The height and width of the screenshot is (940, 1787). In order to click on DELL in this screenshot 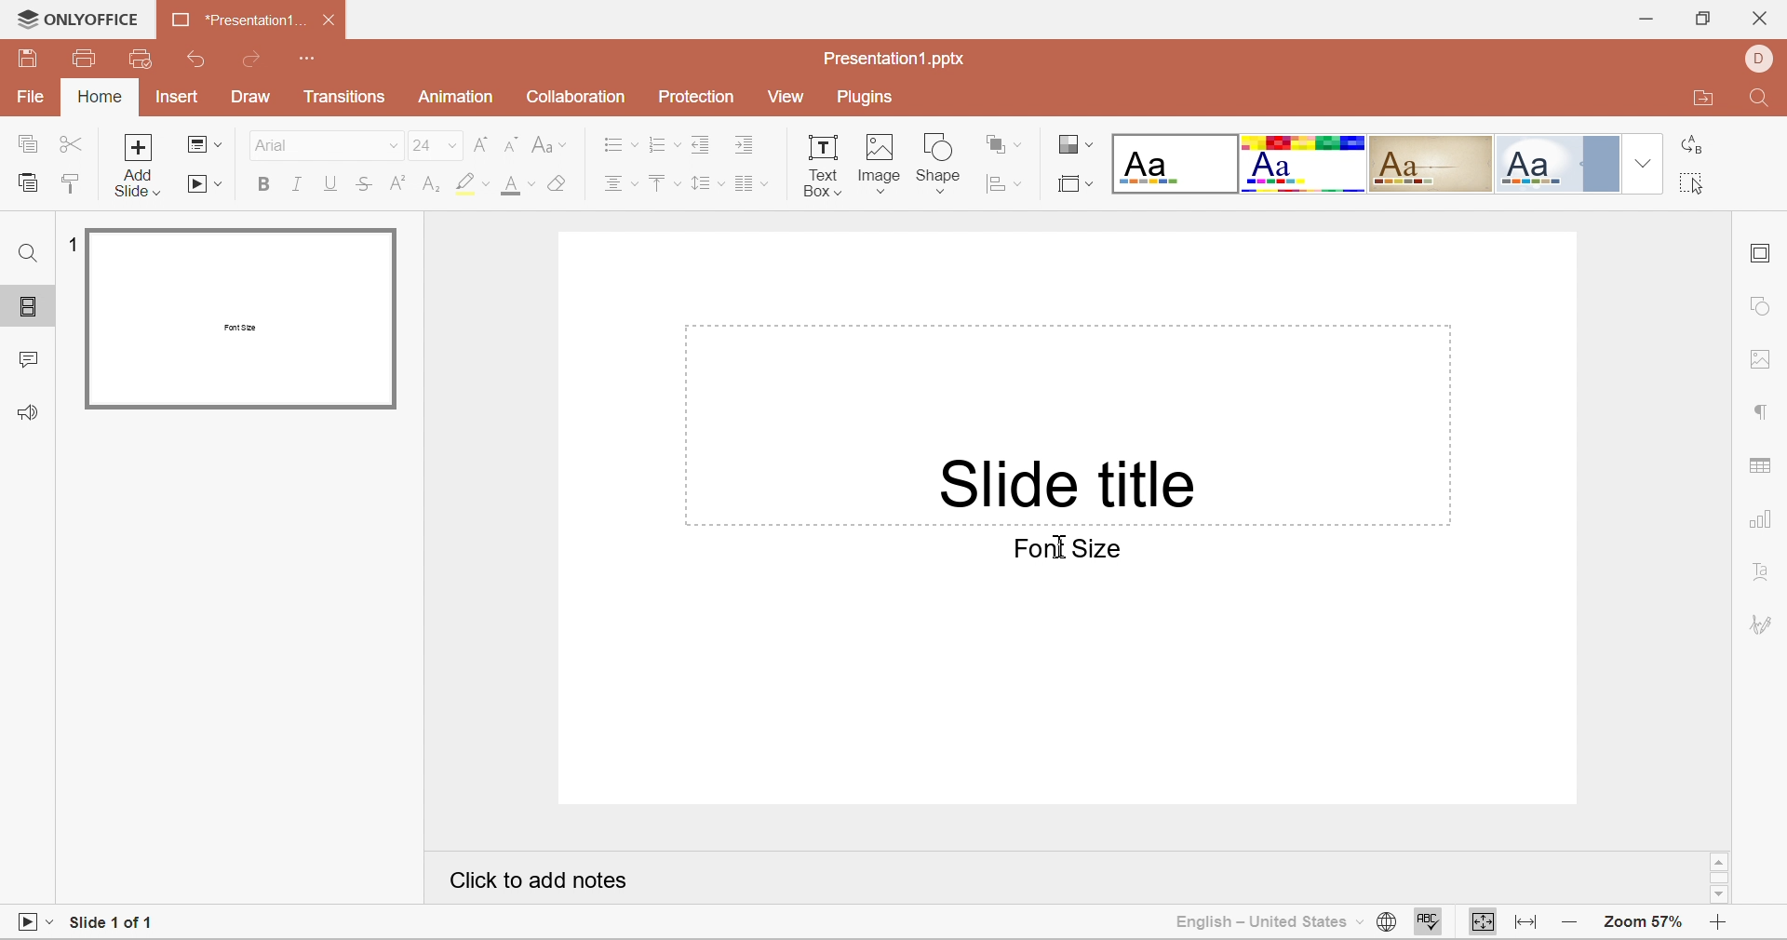, I will do `click(1760, 58)`.